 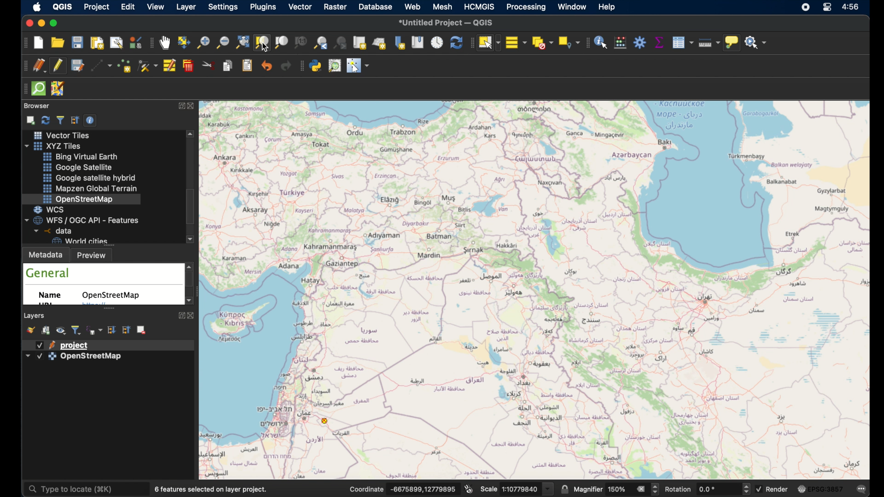 What do you see at coordinates (521, 489) in the screenshot?
I see `Scale value` at bounding box center [521, 489].